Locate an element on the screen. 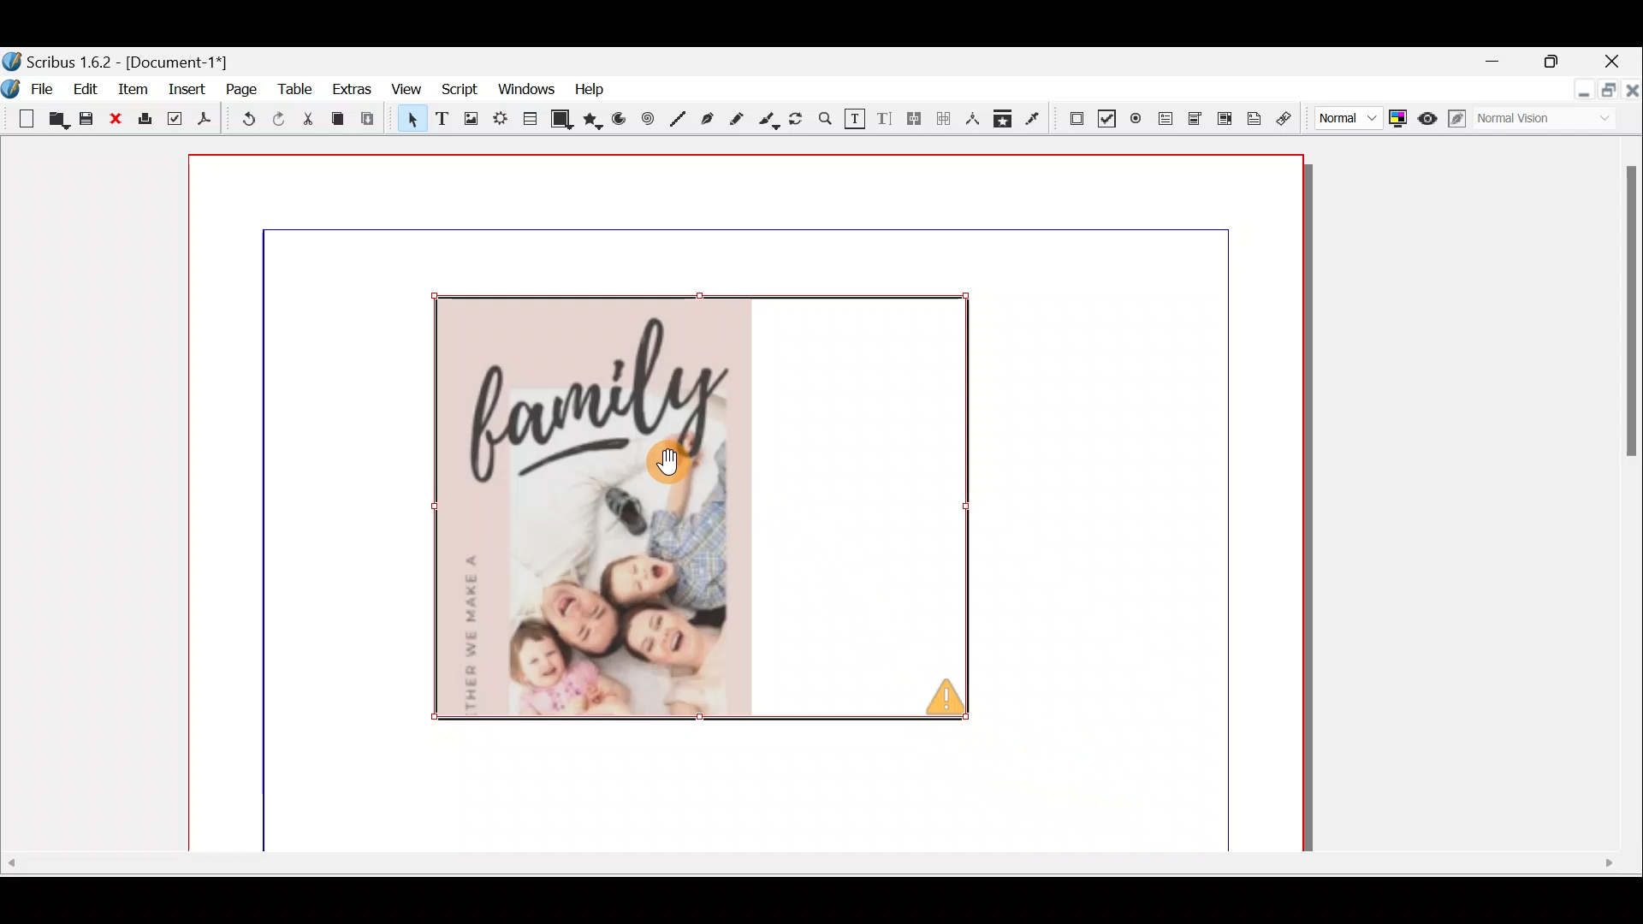 The width and height of the screenshot is (1643, 924). Open is located at coordinates (54, 120).